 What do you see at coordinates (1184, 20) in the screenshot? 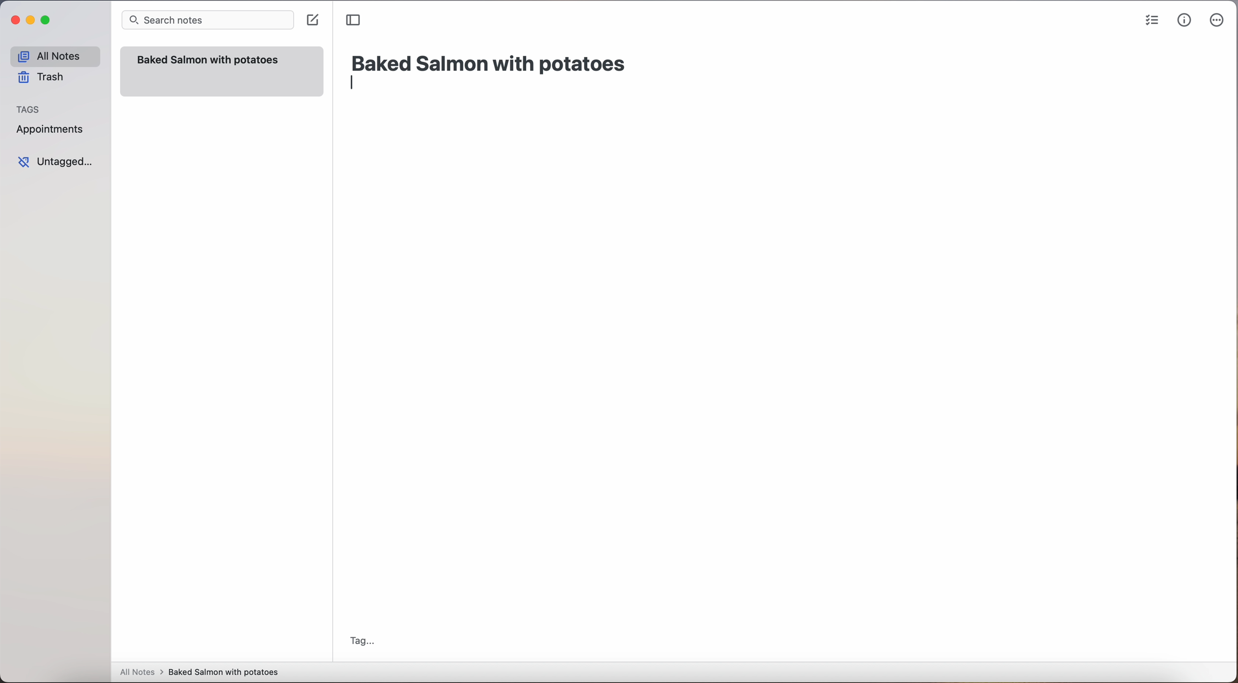
I see `metrics` at bounding box center [1184, 20].